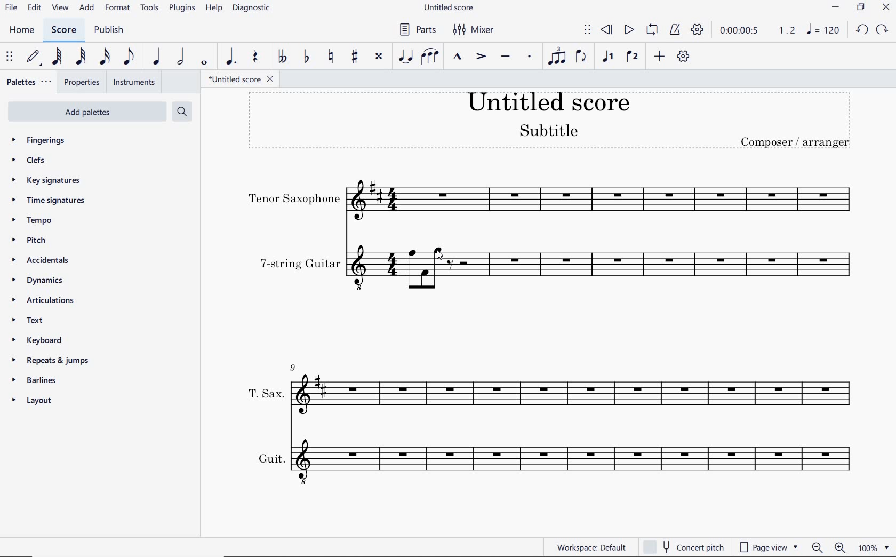 The image size is (896, 557). I want to click on FILE, so click(11, 9).